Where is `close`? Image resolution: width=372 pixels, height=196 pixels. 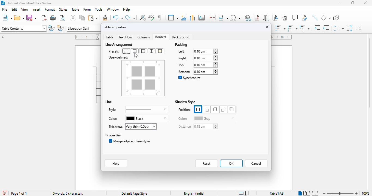
close is located at coordinates (268, 27).